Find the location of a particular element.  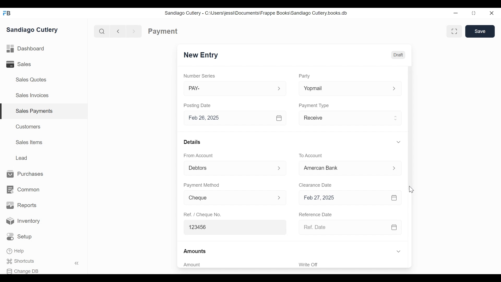

Expand is located at coordinates (395, 168).